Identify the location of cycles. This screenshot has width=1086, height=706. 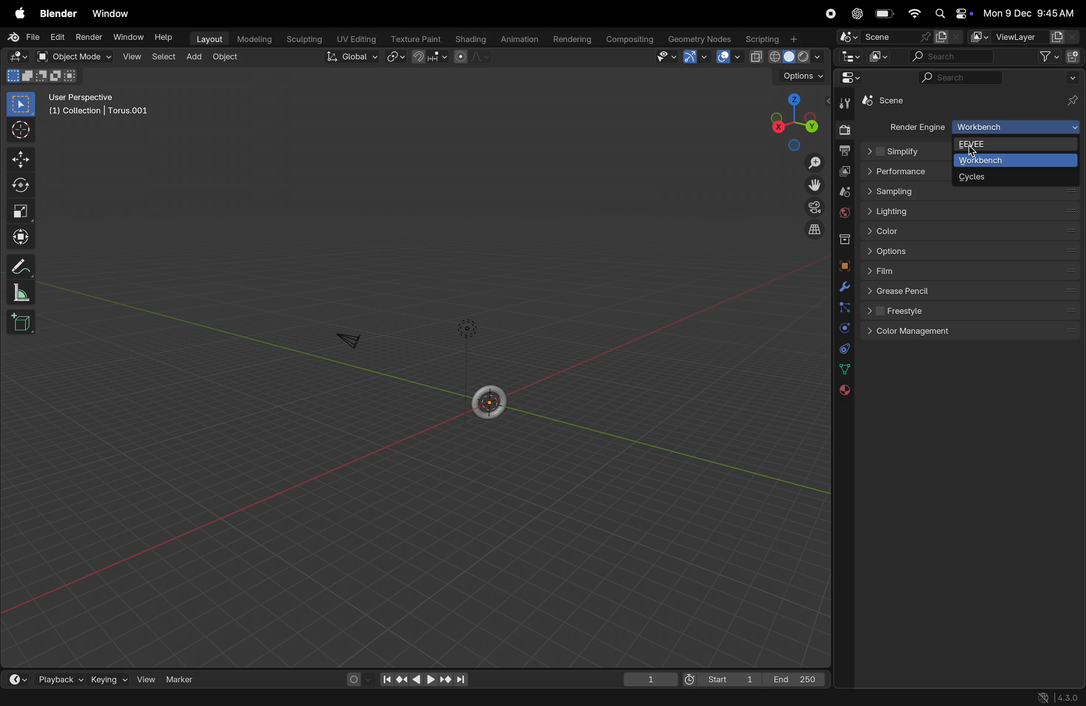
(1014, 177).